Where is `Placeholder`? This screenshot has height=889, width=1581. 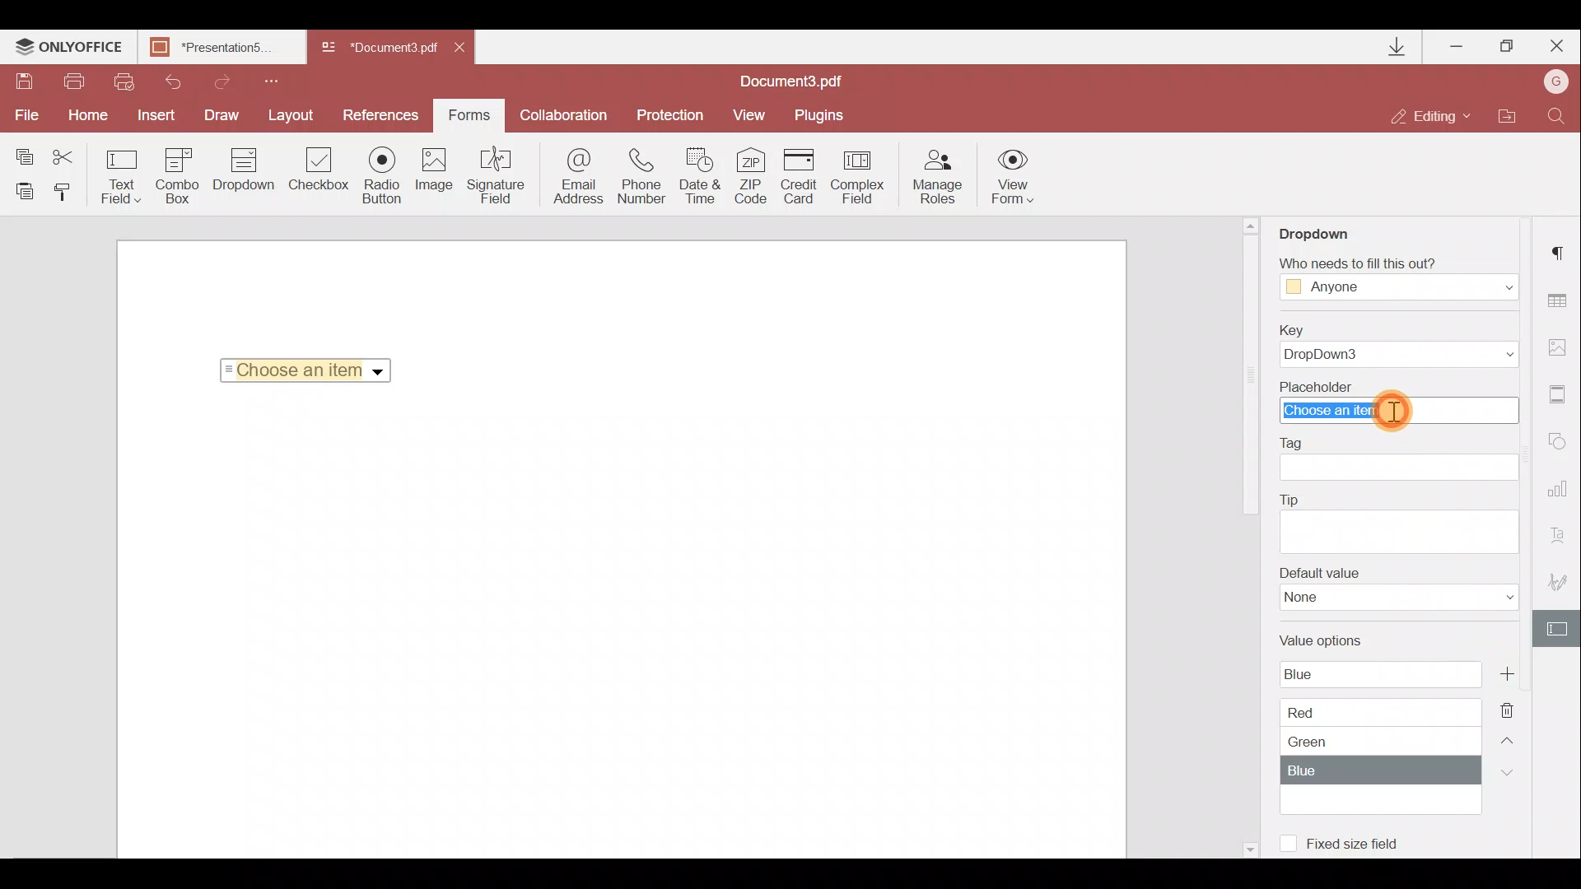
Placeholder is located at coordinates (1395, 402).